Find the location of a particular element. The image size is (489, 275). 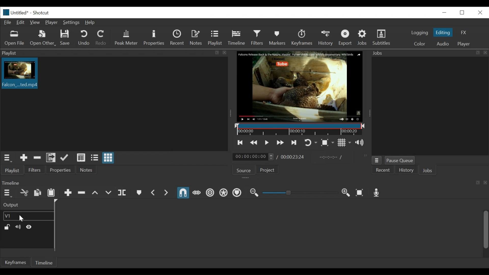

Close is located at coordinates (480, 12).